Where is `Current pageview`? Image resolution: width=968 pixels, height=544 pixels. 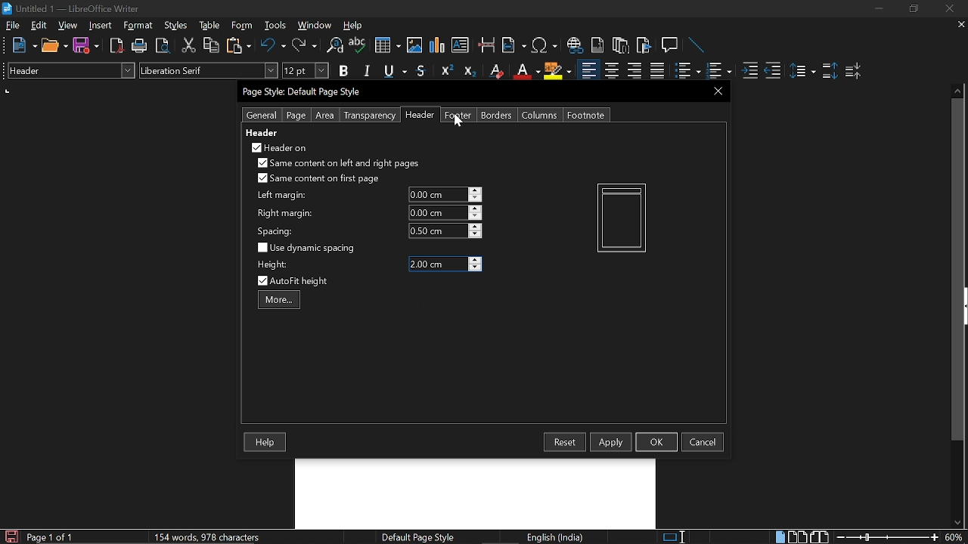
Current pageview is located at coordinates (622, 218).